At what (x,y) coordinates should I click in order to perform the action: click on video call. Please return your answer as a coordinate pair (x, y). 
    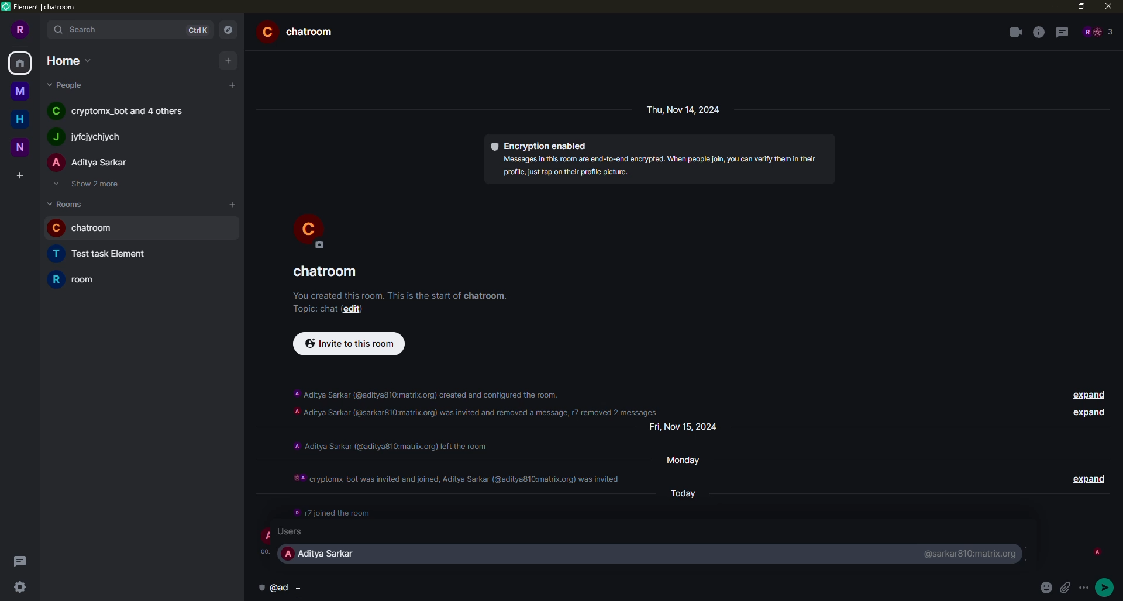
    Looking at the image, I should click on (1015, 32).